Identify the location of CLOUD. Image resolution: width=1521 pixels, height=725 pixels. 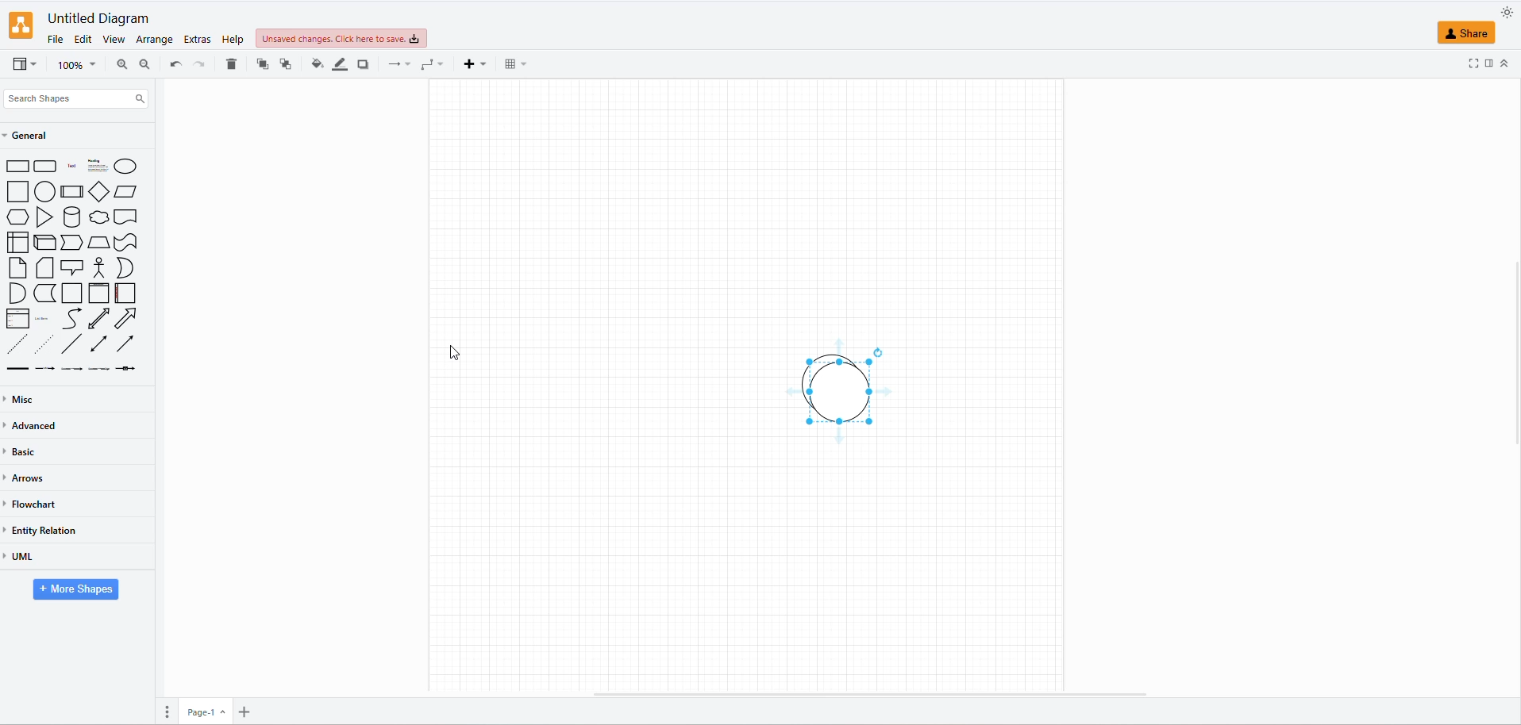
(101, 217).